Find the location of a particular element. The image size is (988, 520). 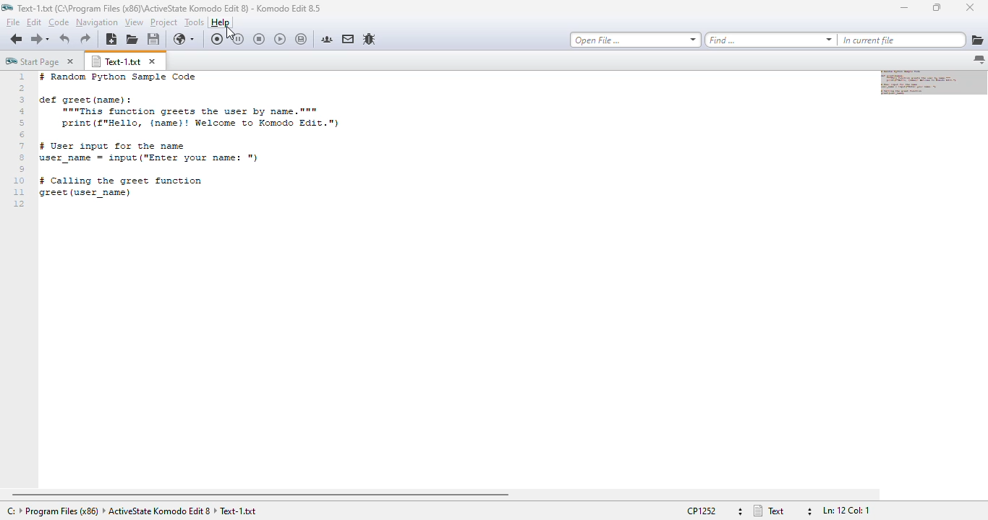

maximize is located at coordinates (937, 7).